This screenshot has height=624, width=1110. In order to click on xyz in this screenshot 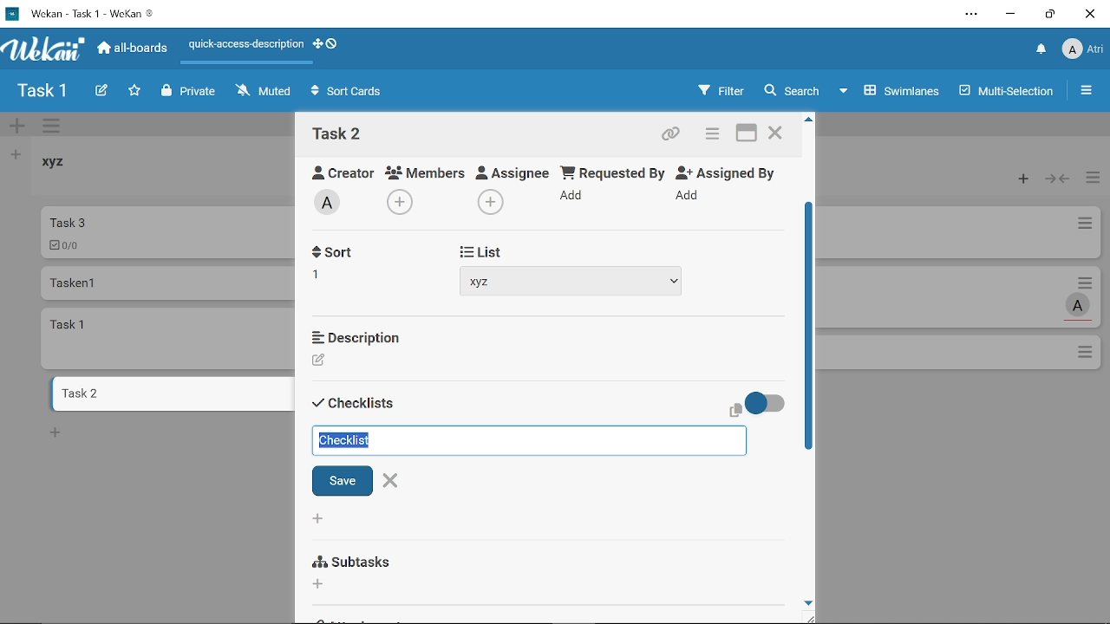, I will do `click(572, 282)`.